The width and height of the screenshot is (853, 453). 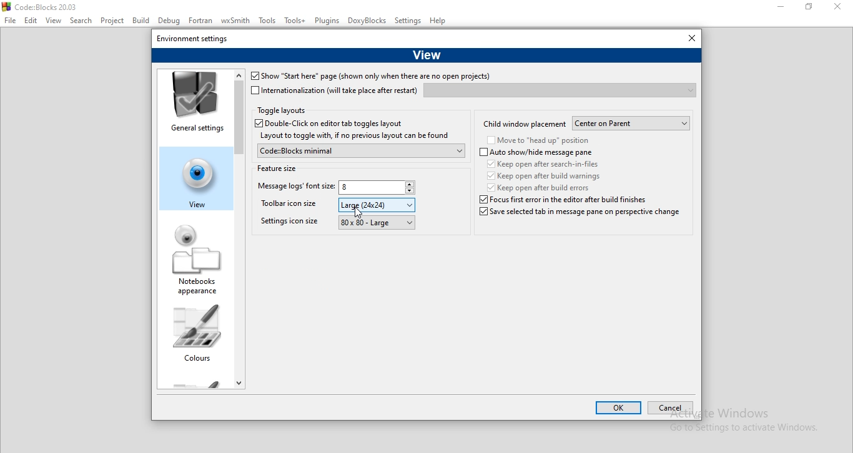 What do you see at coordinates (525, 123) in the screenshot?
I see `Child window placement` at bounding box center [525, 123].